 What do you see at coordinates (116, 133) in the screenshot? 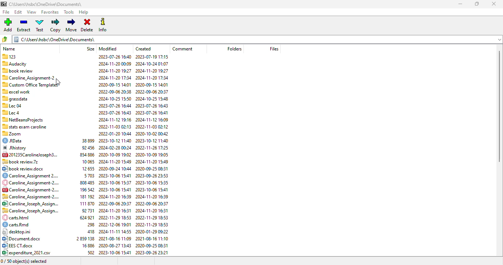
I see `2022-01-20 10:44` at bounding box center [116, 133].